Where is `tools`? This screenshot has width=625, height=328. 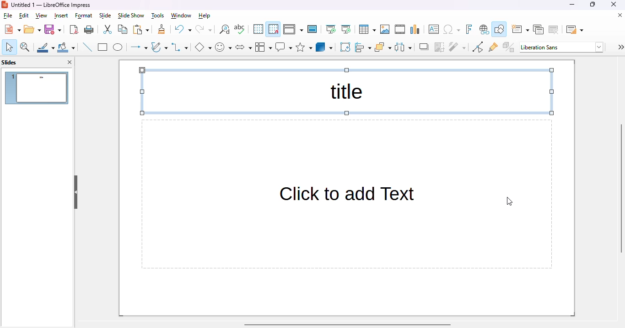 tools is located at coordinates (158, 16).